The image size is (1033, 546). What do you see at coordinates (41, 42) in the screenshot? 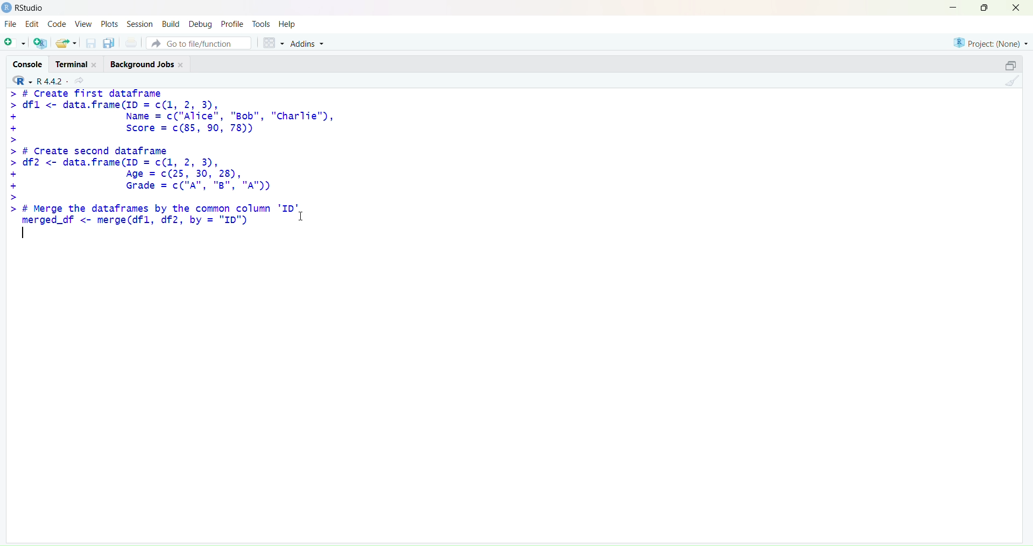
I see `create a project` at bounding box center [41, 42].